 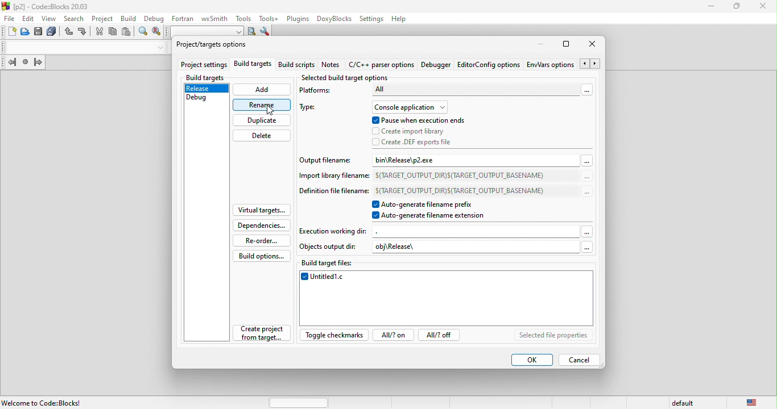 I want to click on selected file properties, so click(x=553, y=336).